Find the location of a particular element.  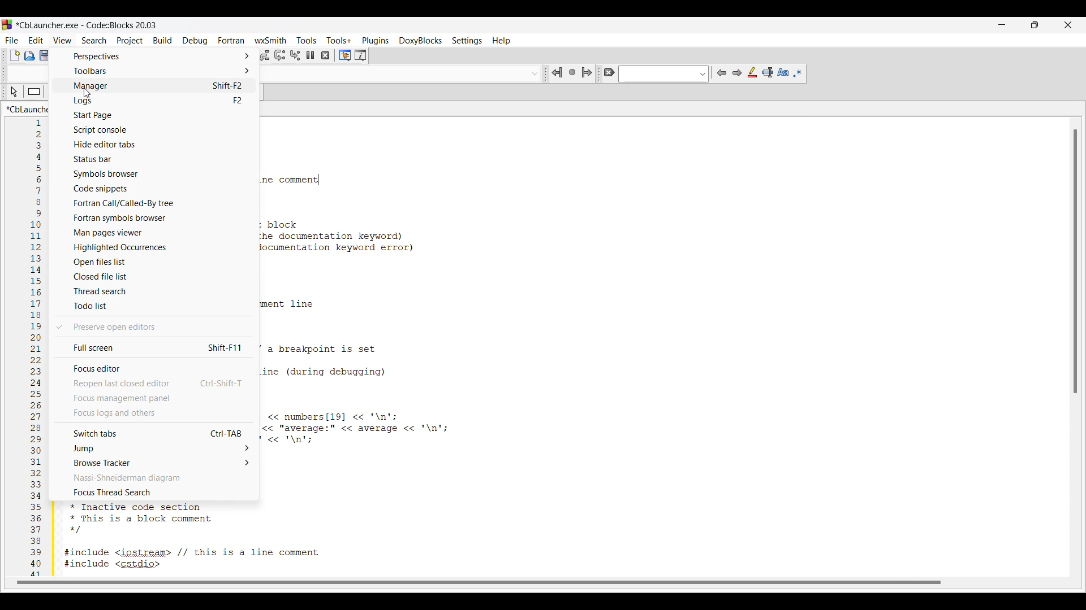

Focus logs and others is located at coordinates (153, 413).